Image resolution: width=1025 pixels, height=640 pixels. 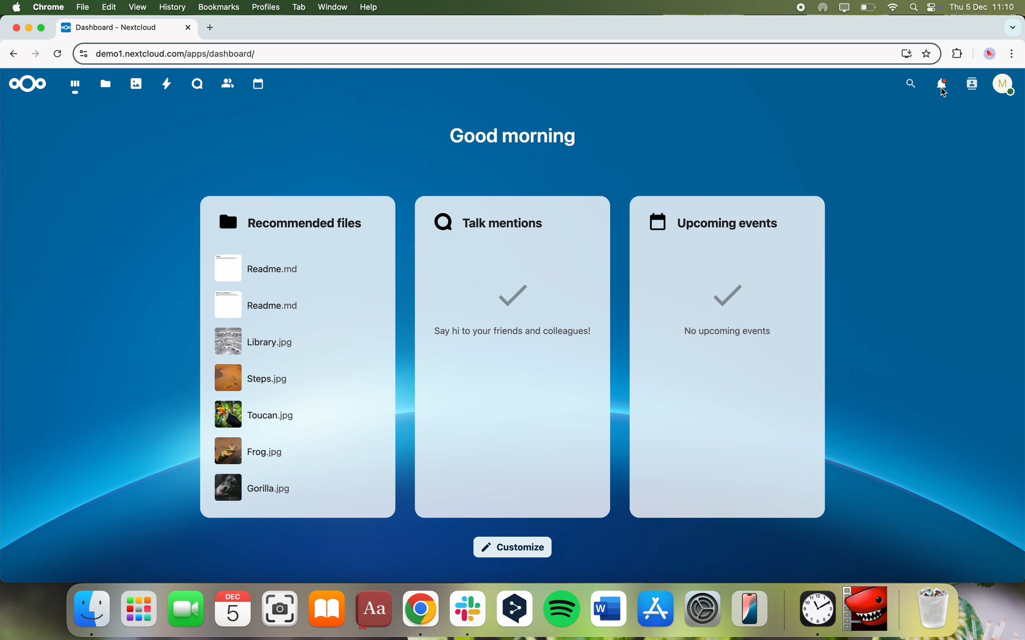 I want to click on talk mentions, so click(x=492, y=221).